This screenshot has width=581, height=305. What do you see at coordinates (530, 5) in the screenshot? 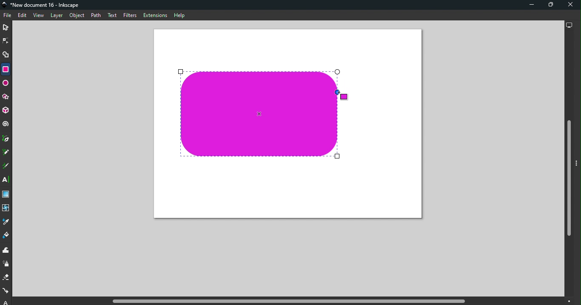
I see `Minimize` at bounding box center [530, 5].